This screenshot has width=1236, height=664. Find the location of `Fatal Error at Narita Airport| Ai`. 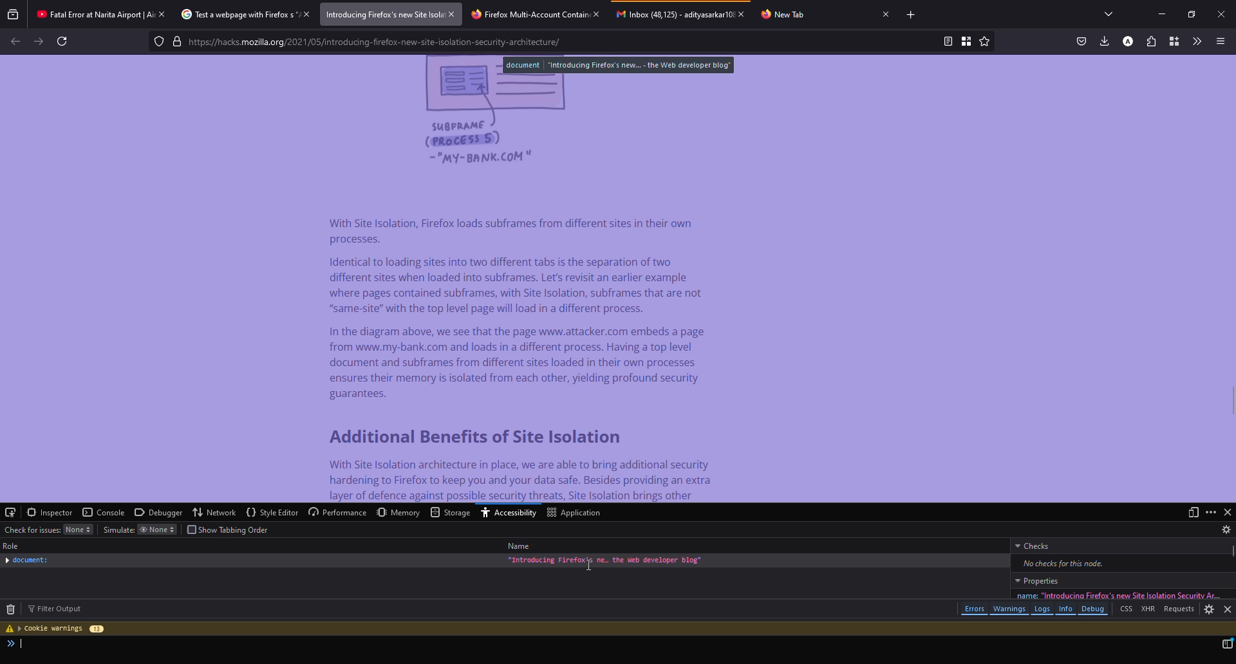

Fatal Error at Narita Airport| Ai is located at coordinates (89, 12).